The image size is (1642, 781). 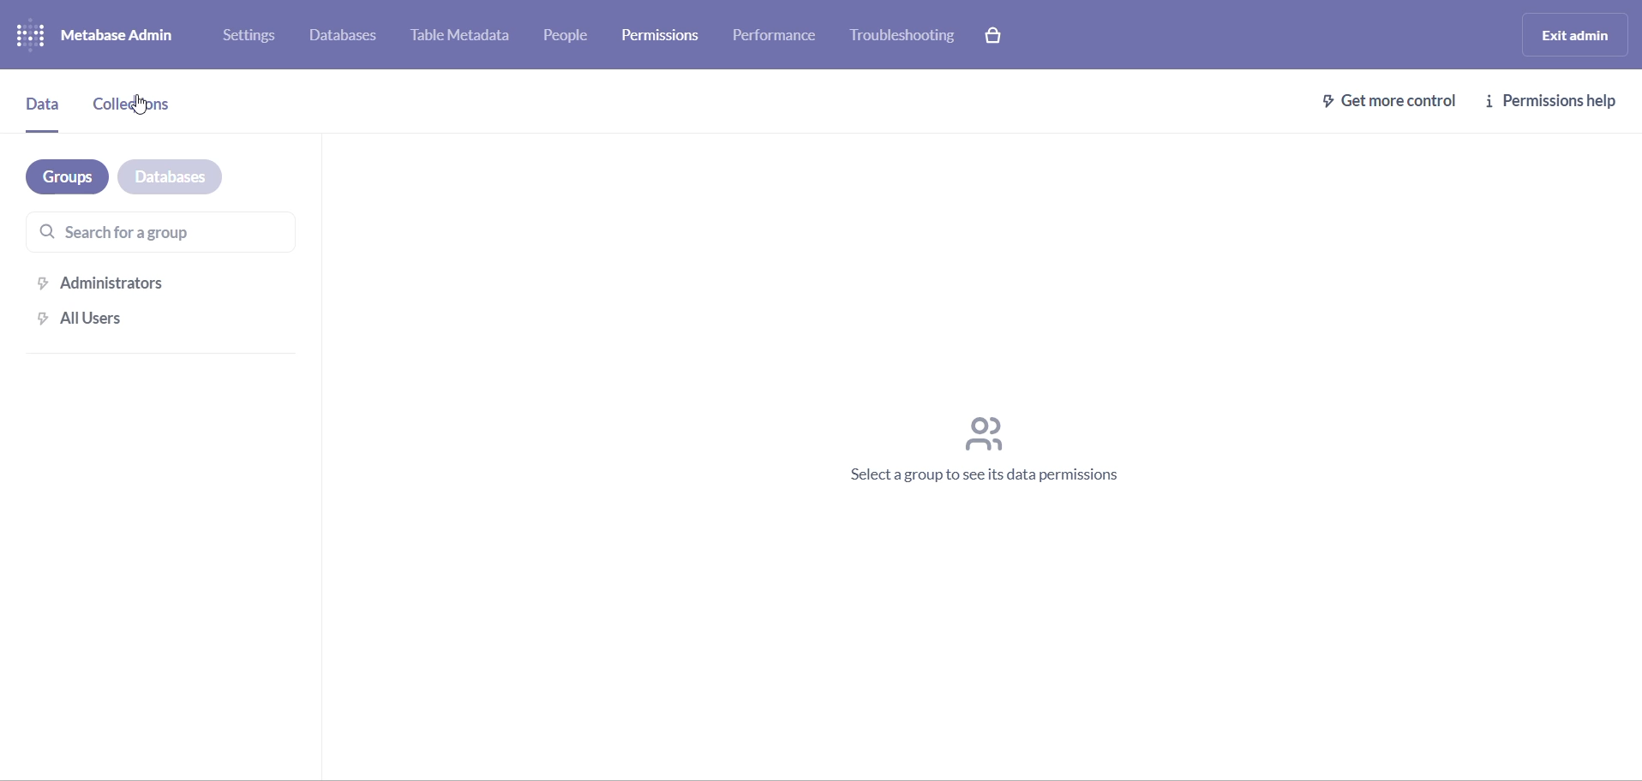 What do you see at coordinates (1555, 104) in the screenshot?
I see `permissions help` at bounding box center [1555, 104].